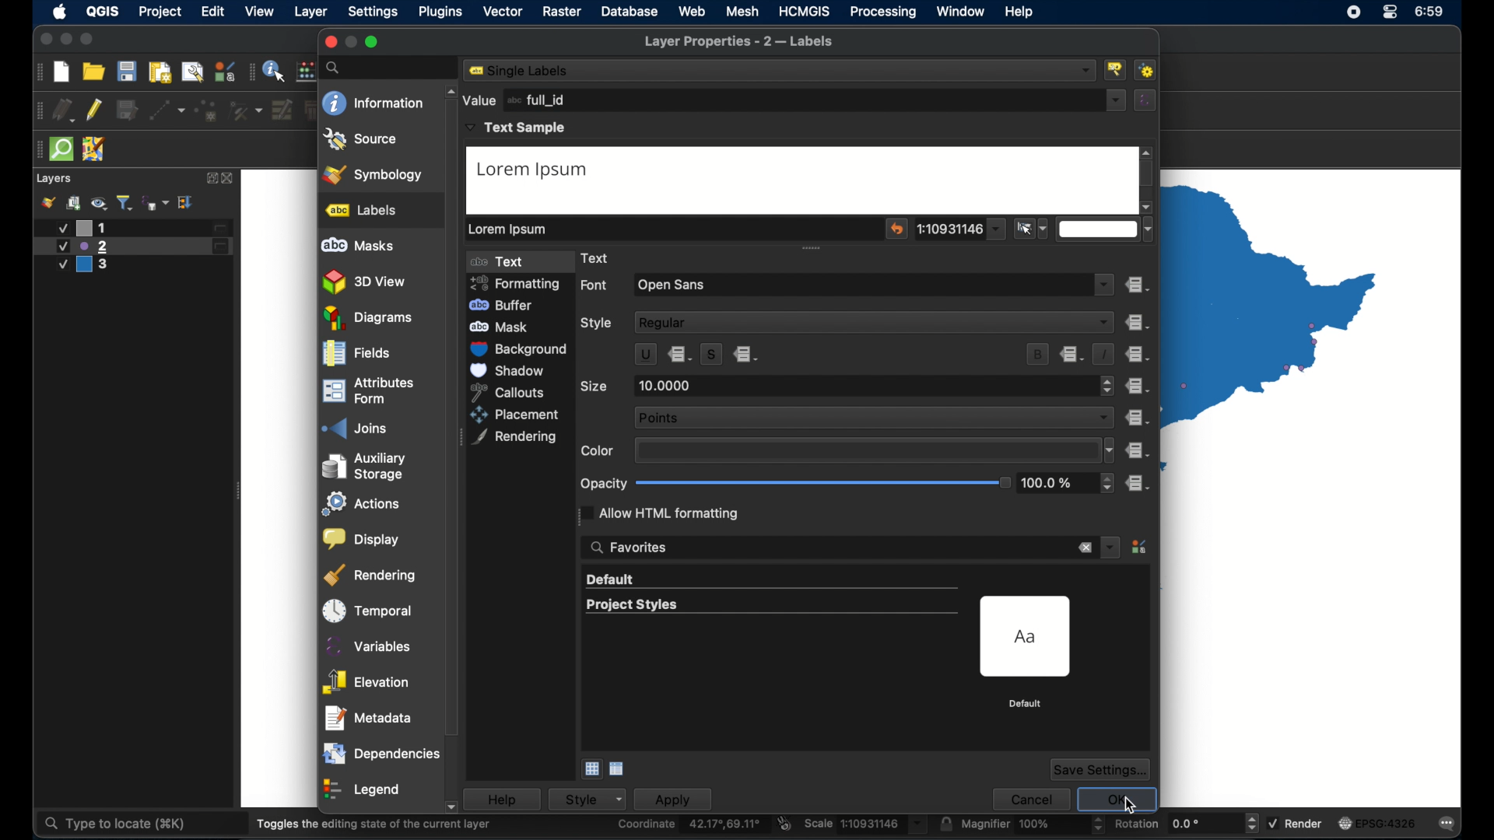 The image size is (1494, 840). What do you see at coordinates (814, 249) in the screenshot?
I see `drag handle` at bounding box center [814, 249].